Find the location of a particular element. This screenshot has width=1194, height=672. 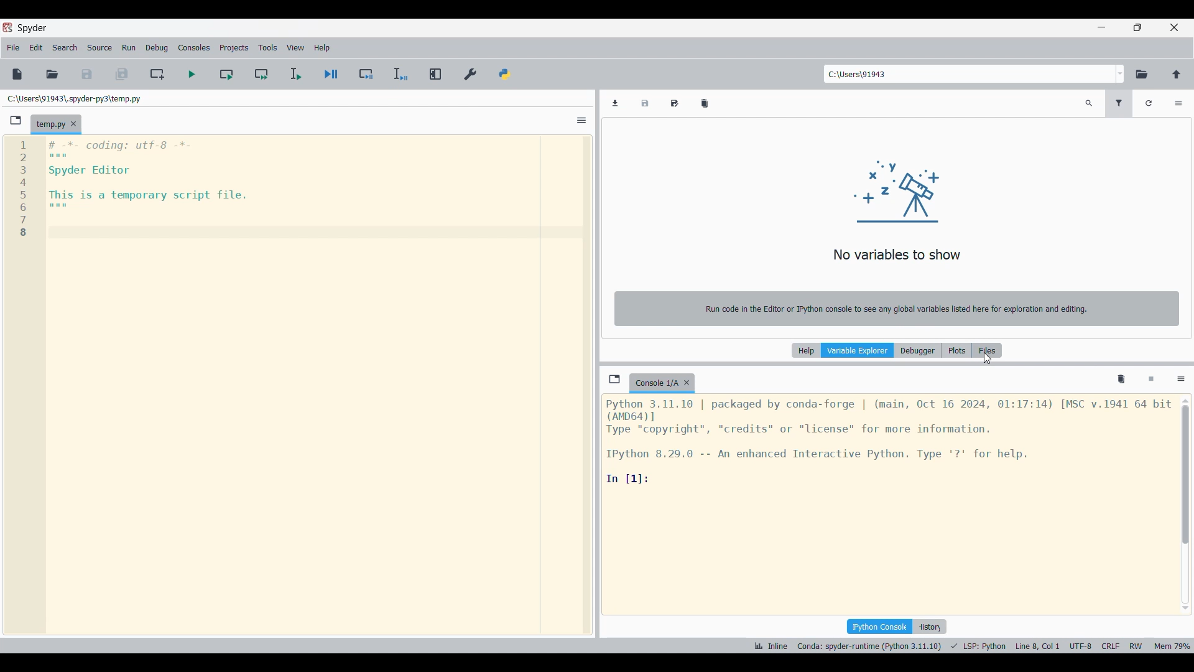

Edit menu is located at coordinates (36, 48).